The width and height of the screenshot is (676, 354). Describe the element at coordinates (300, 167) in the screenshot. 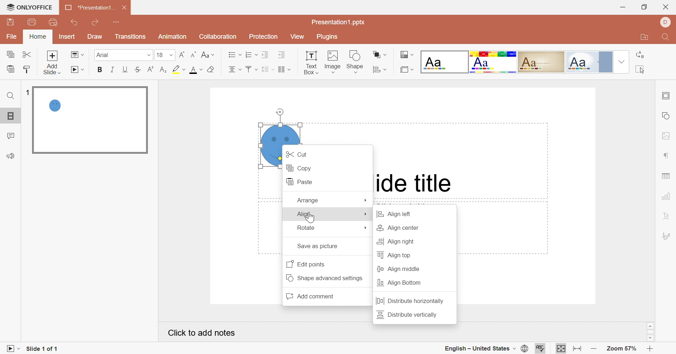

I see `Copy` at that location.